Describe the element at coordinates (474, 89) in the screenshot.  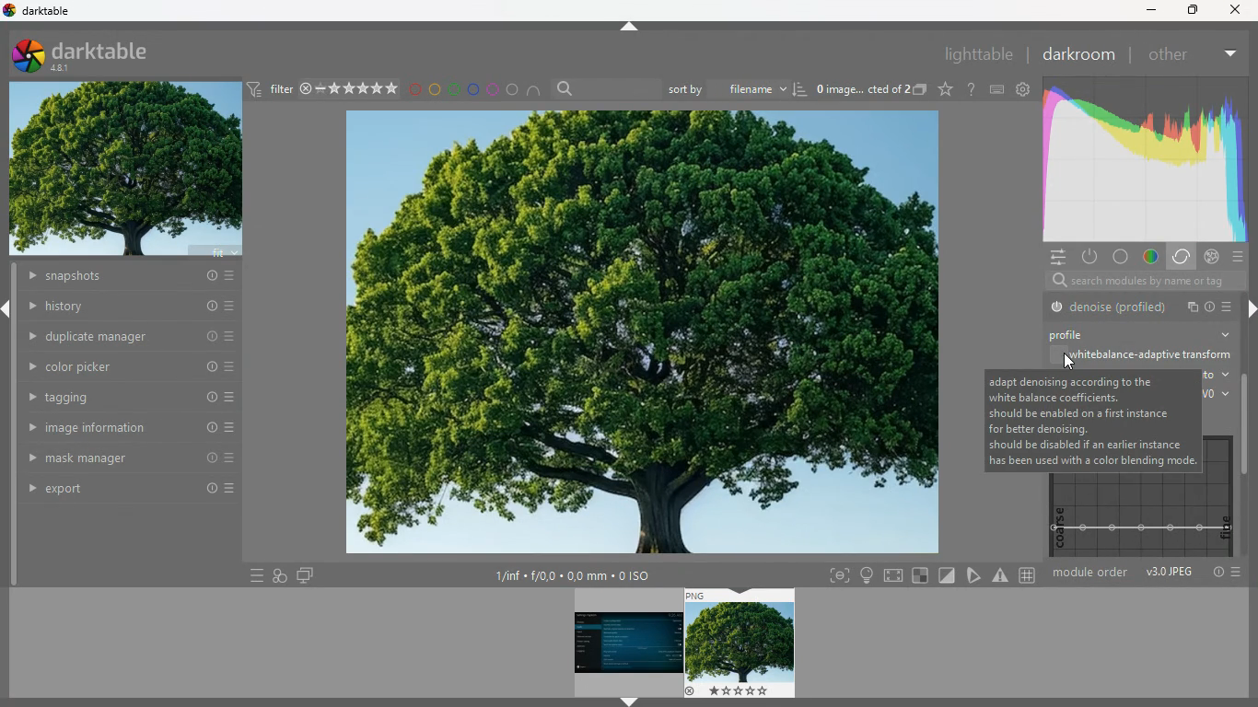
I see `blue` at that location.